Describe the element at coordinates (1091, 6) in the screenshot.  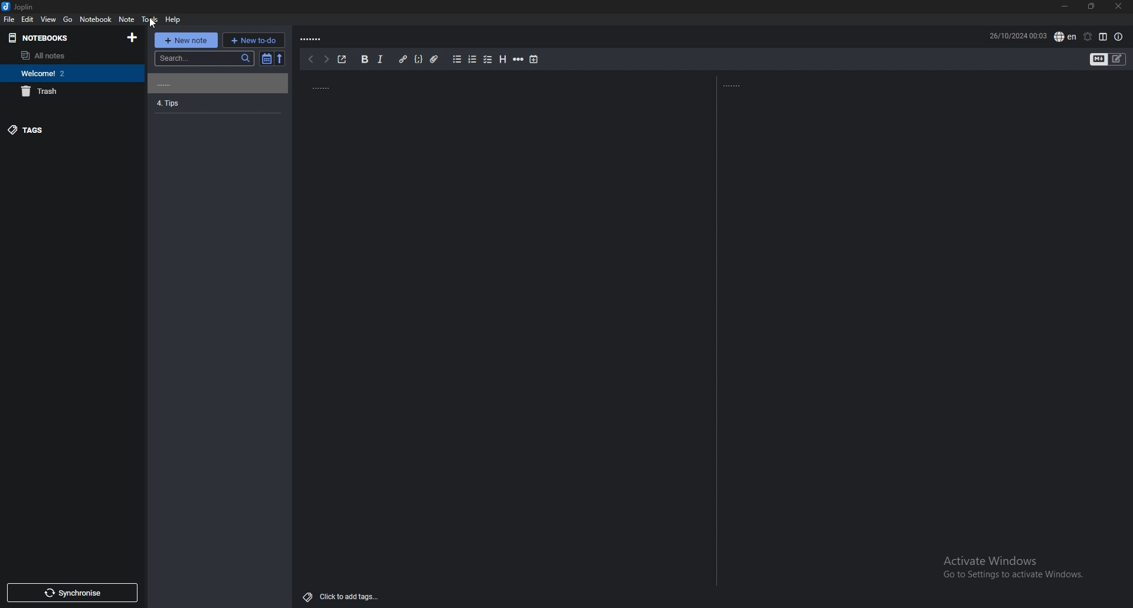
I see `resize` at that location.